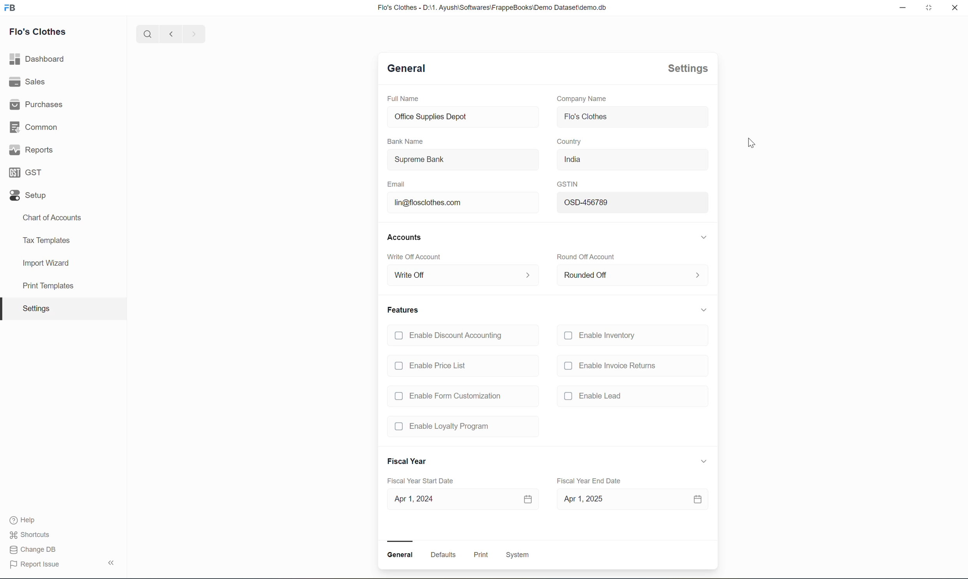  Describe the element at coordinates (420, 480) in the screenshot. I see `Fiscal Year Start Date` at that location.